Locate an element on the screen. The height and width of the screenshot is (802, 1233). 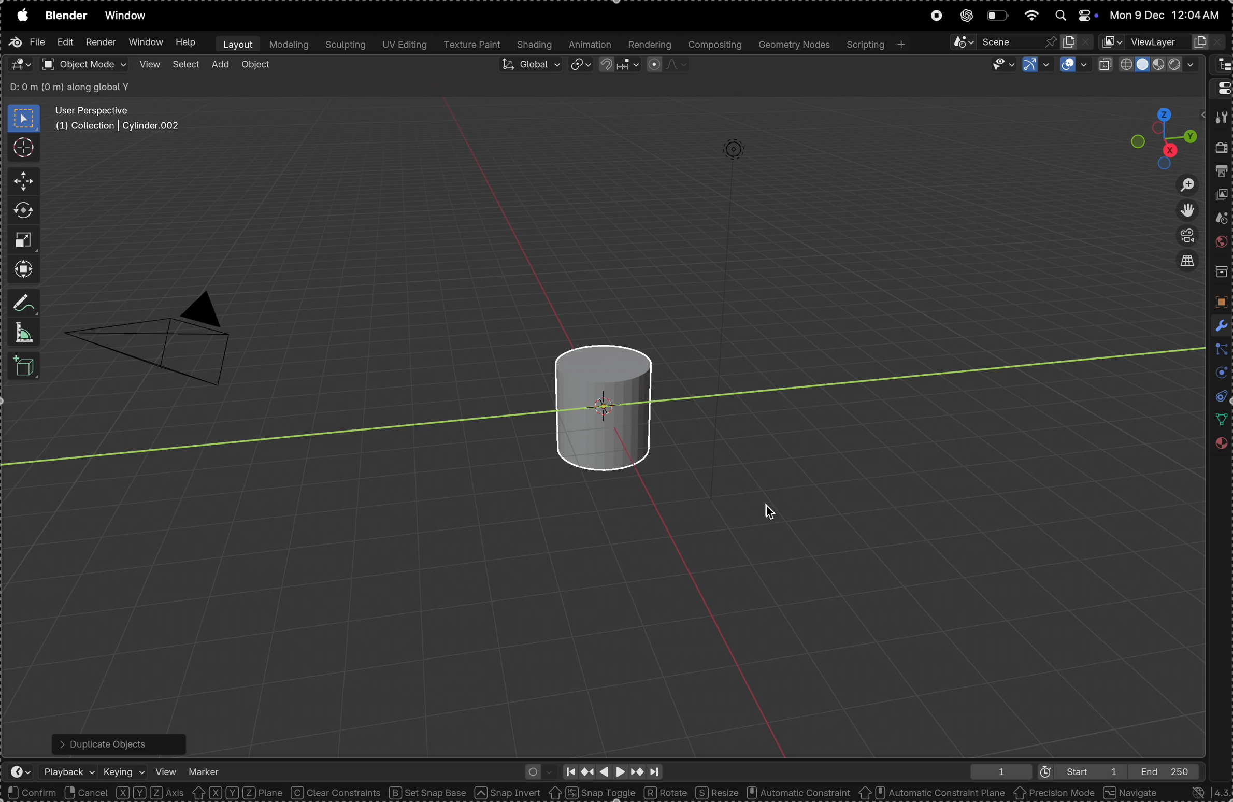
file is located at coordinates (26, 42).